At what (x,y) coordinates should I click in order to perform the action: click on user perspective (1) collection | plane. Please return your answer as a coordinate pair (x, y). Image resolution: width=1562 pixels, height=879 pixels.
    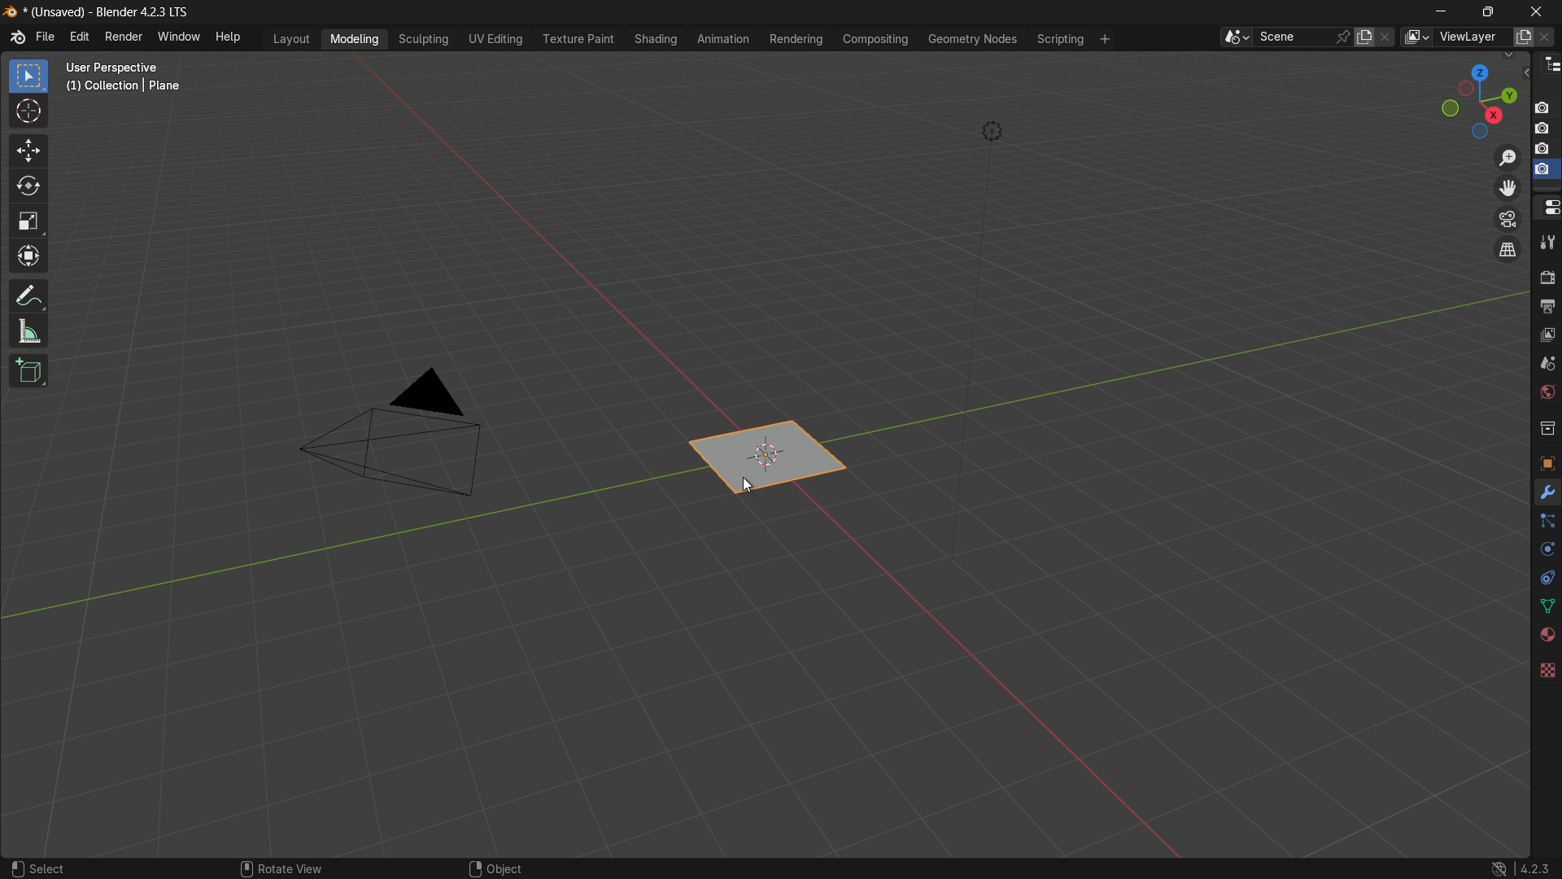
    Looking at the image, I should click on (158, 89).